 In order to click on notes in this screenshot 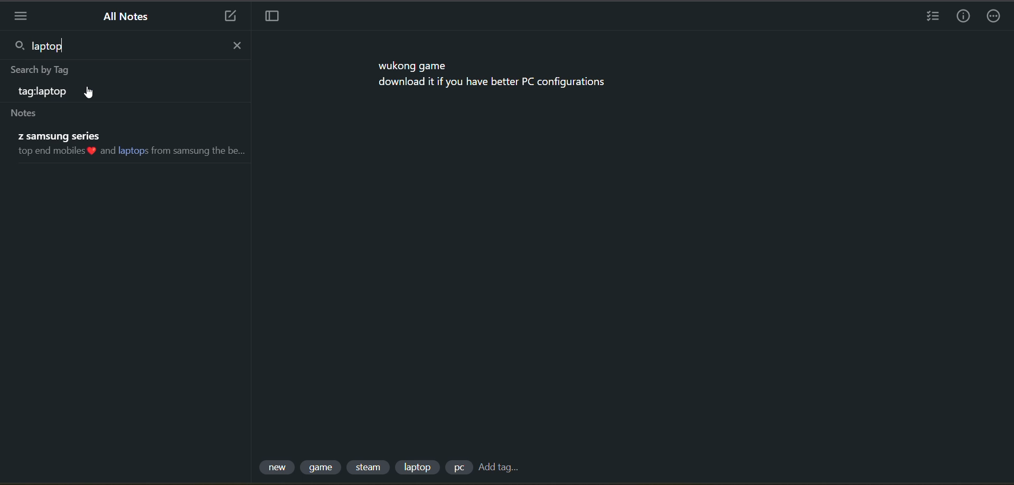, I will do `click(27, 113)`.